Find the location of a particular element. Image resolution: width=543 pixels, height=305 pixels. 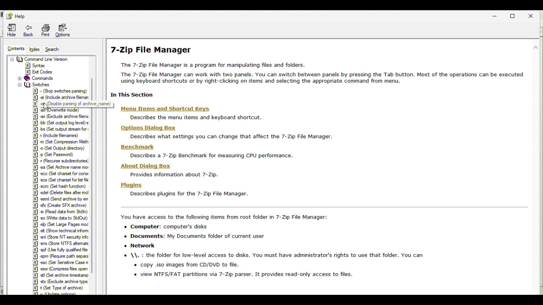

Search is located at coordinates (57, 49).